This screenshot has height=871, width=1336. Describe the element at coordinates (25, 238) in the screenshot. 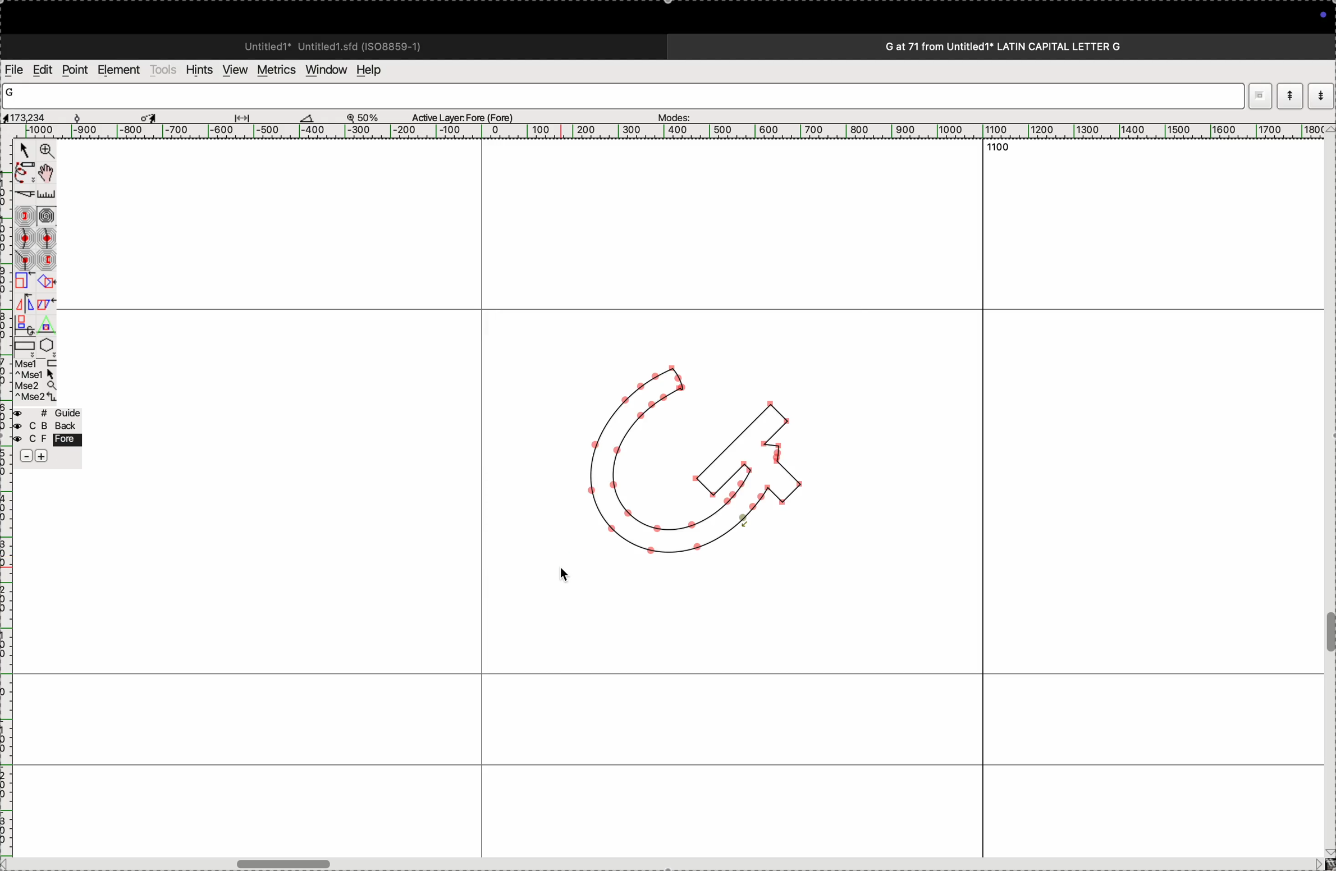

I see `gentle curve` at that location.